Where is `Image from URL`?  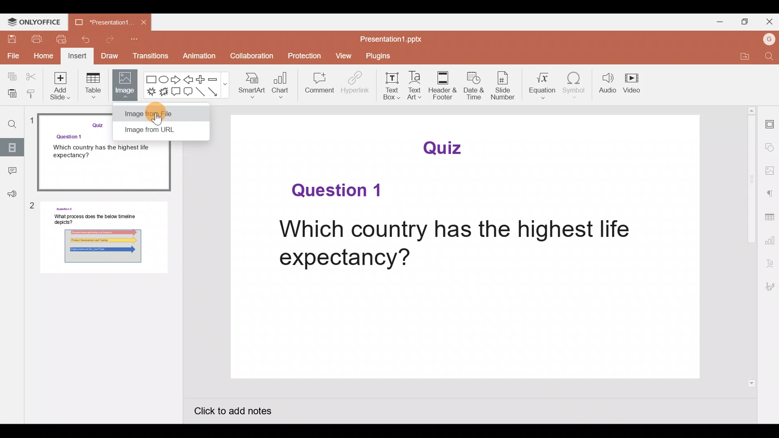
Image from URL is located at coordinates (158, 130).